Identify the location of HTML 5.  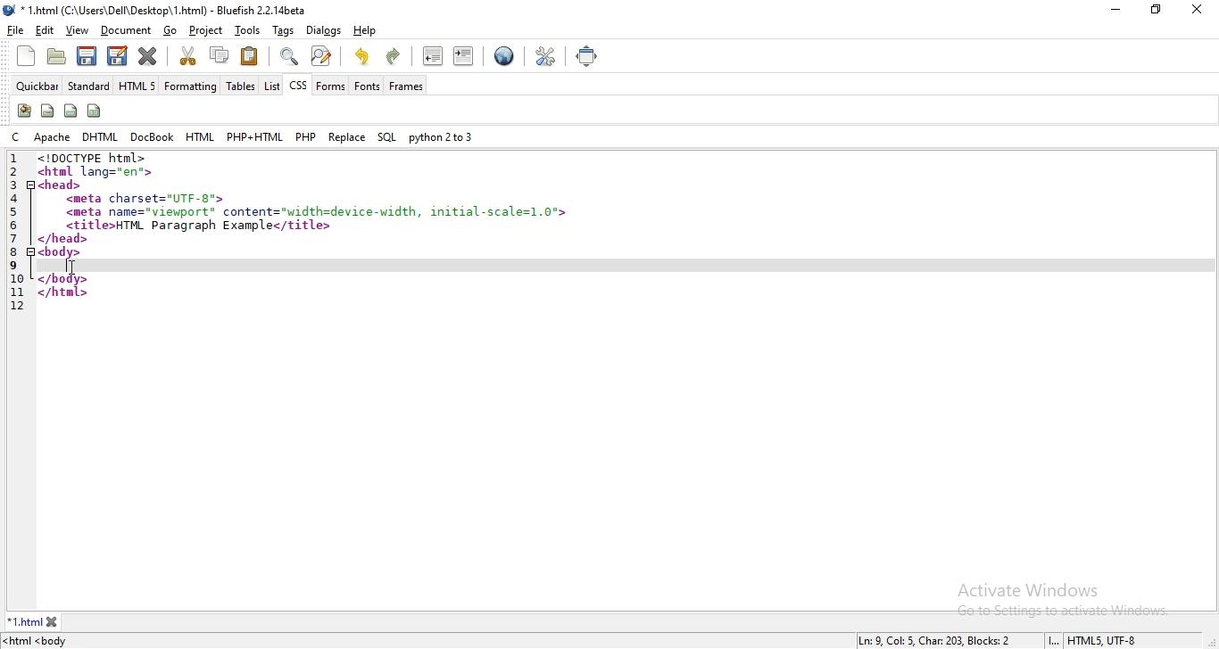
(137, 84).